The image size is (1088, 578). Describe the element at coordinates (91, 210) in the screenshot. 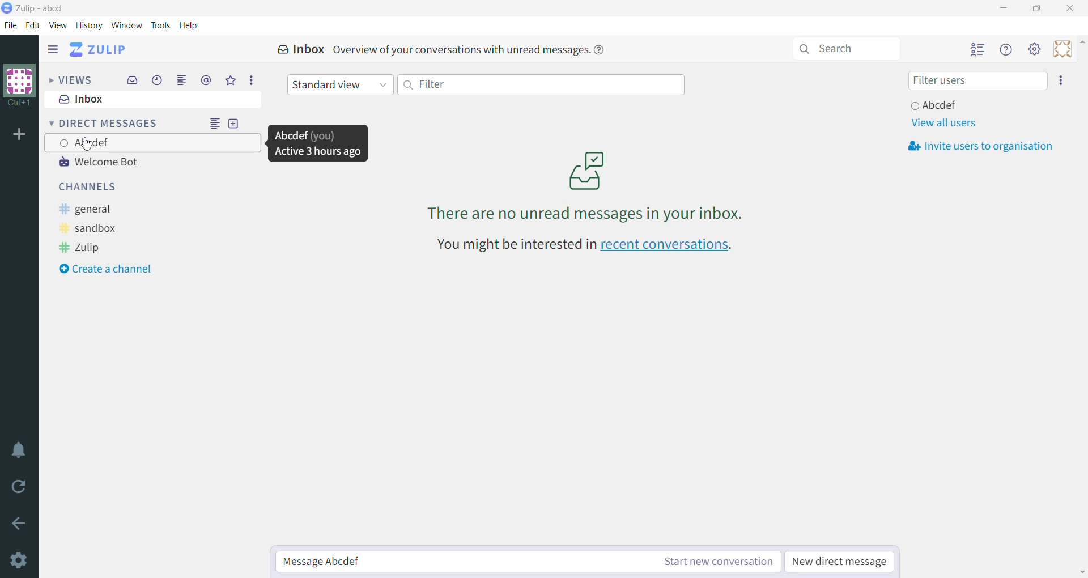

I see `general` at that location.